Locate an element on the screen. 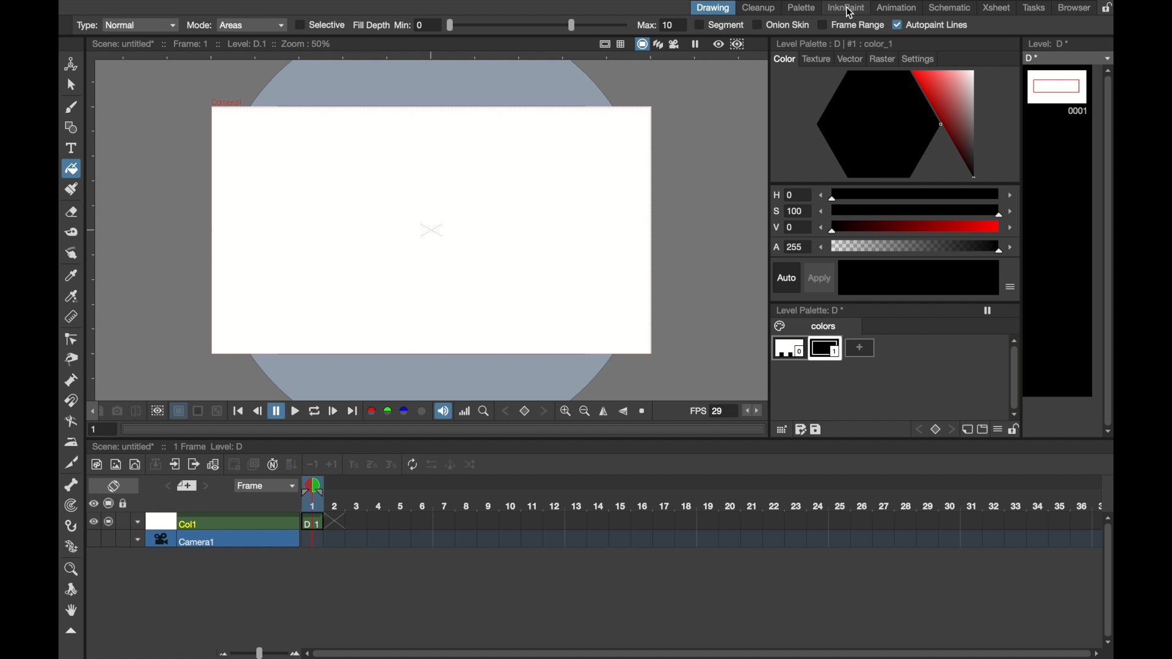 The height and width of the screenshot is (659, 1172). frame is located at coordinates (266, 486).